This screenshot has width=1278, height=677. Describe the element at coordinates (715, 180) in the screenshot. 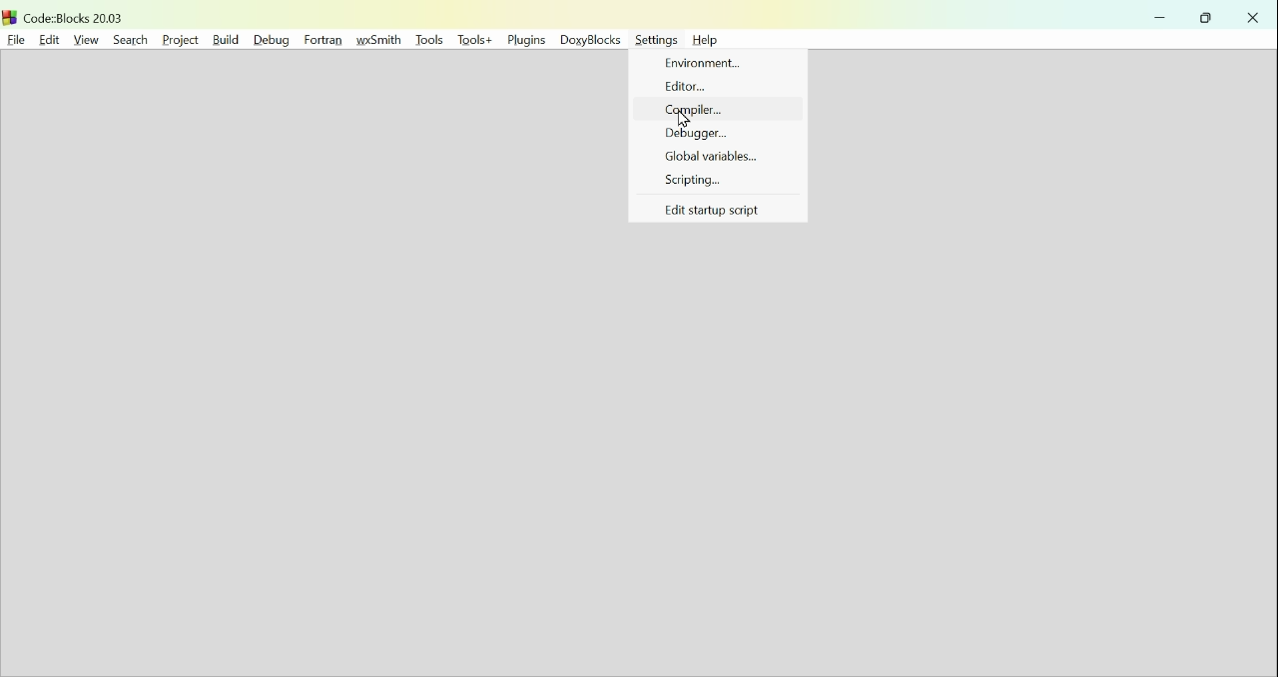

I see `Scripting` at that location.